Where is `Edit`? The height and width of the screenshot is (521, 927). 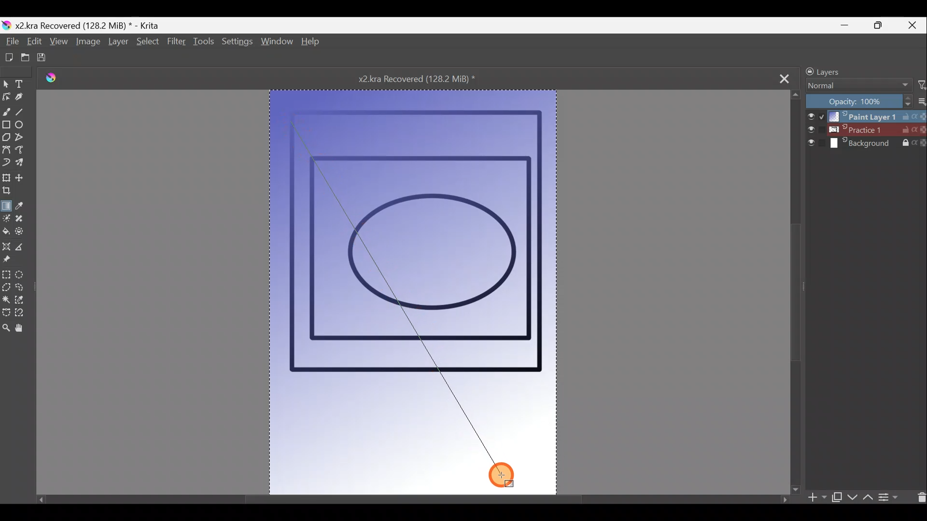
Edit is located at coordinates (33, 43).